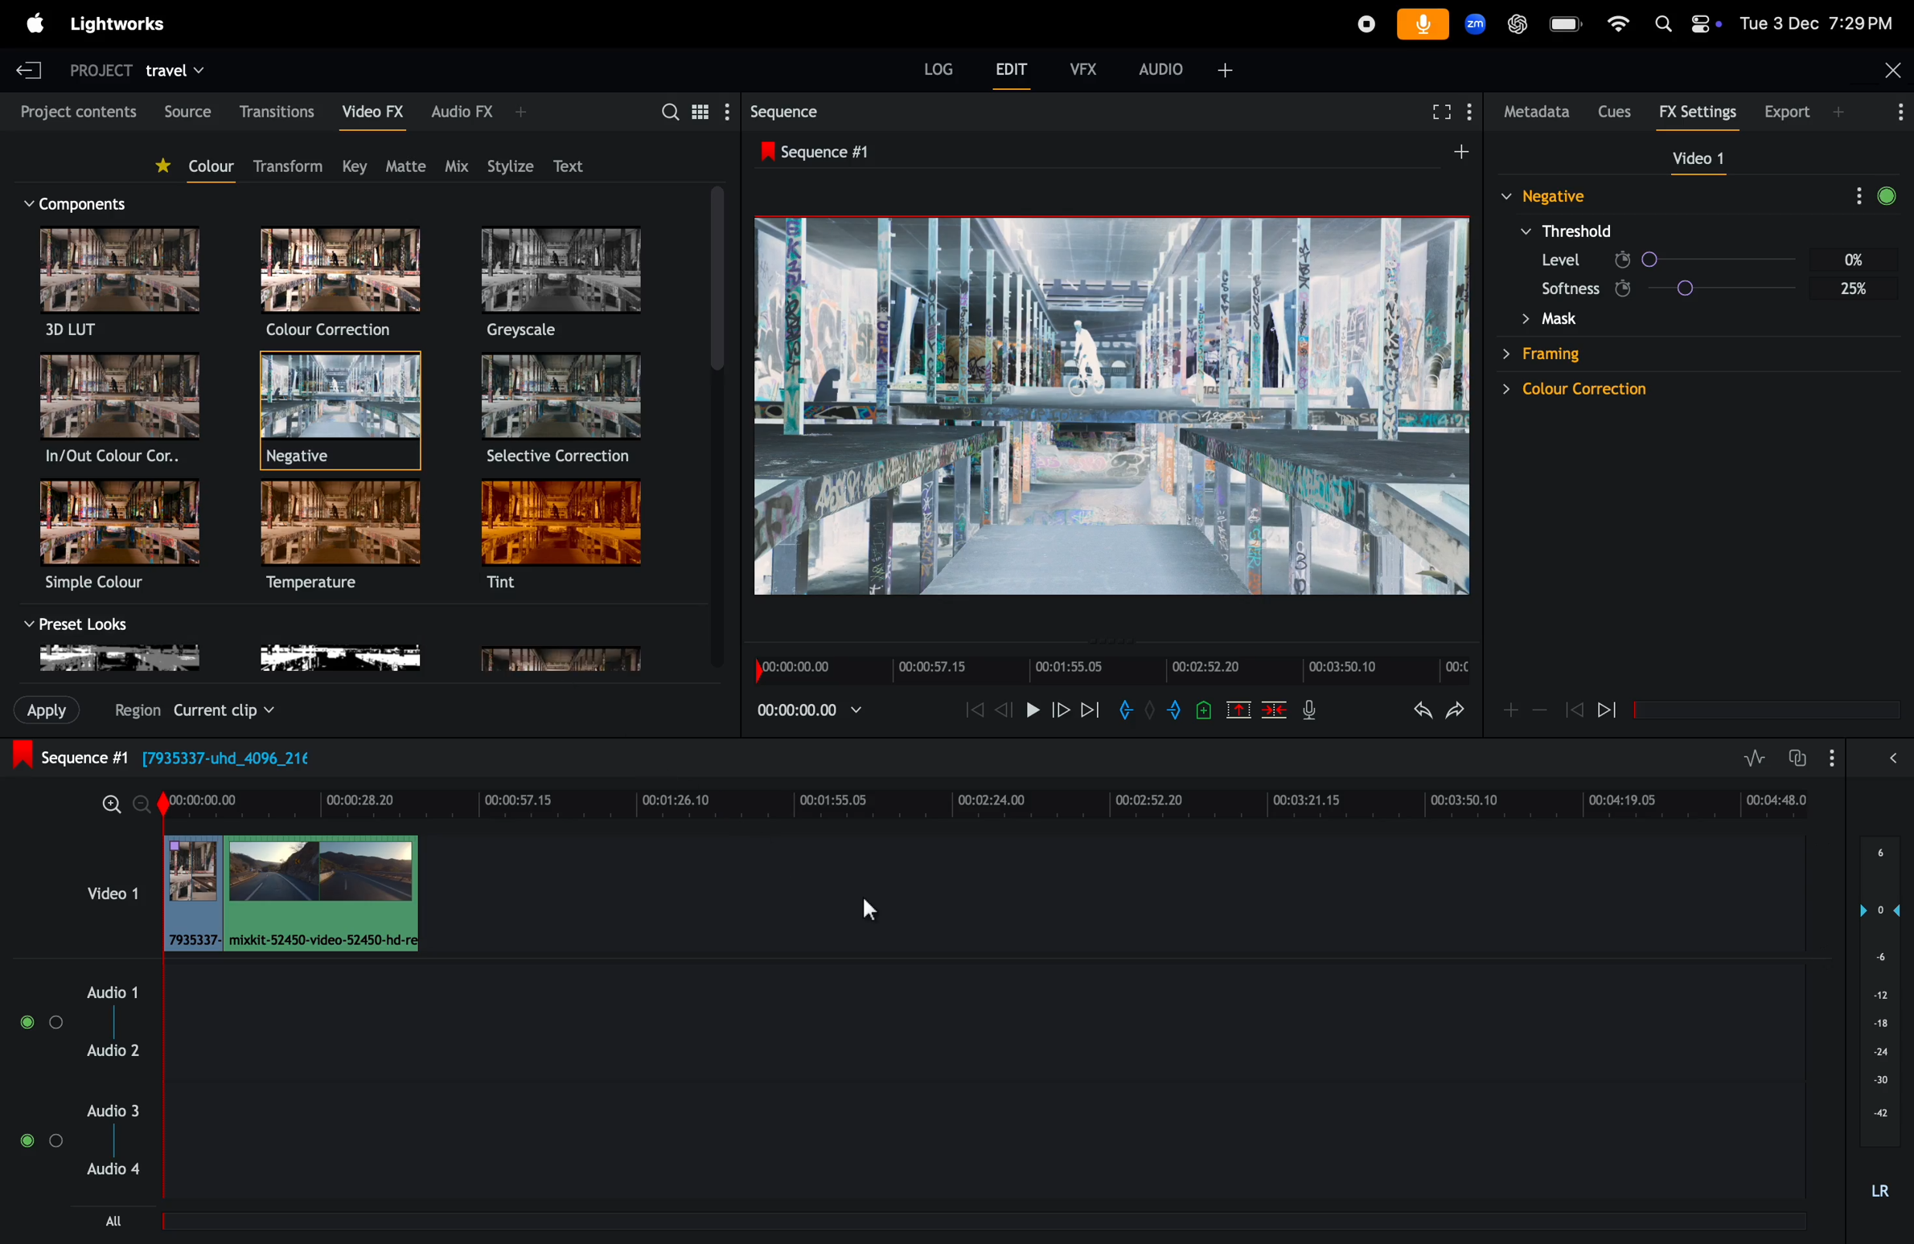  I want to click on color correction, so click(1650, 231).